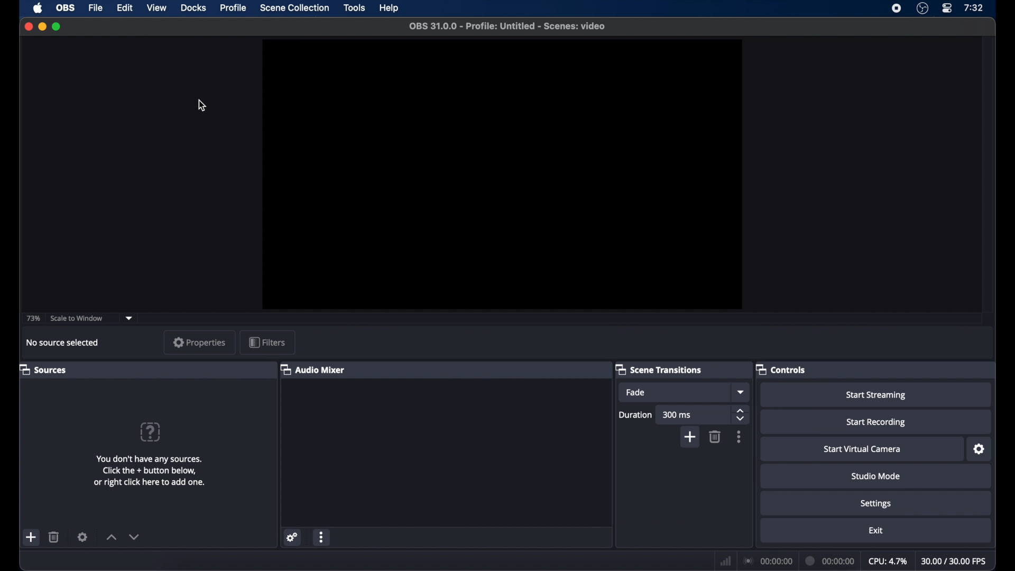 The image size is (1015, 571). Describe the element at coordinates (876, 422) in the screenshot. I see `start recording` at that location.